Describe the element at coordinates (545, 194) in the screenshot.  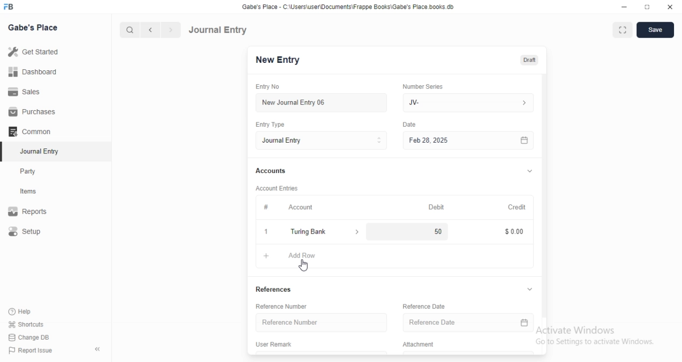
I see `vertical scrollbar` at that location.